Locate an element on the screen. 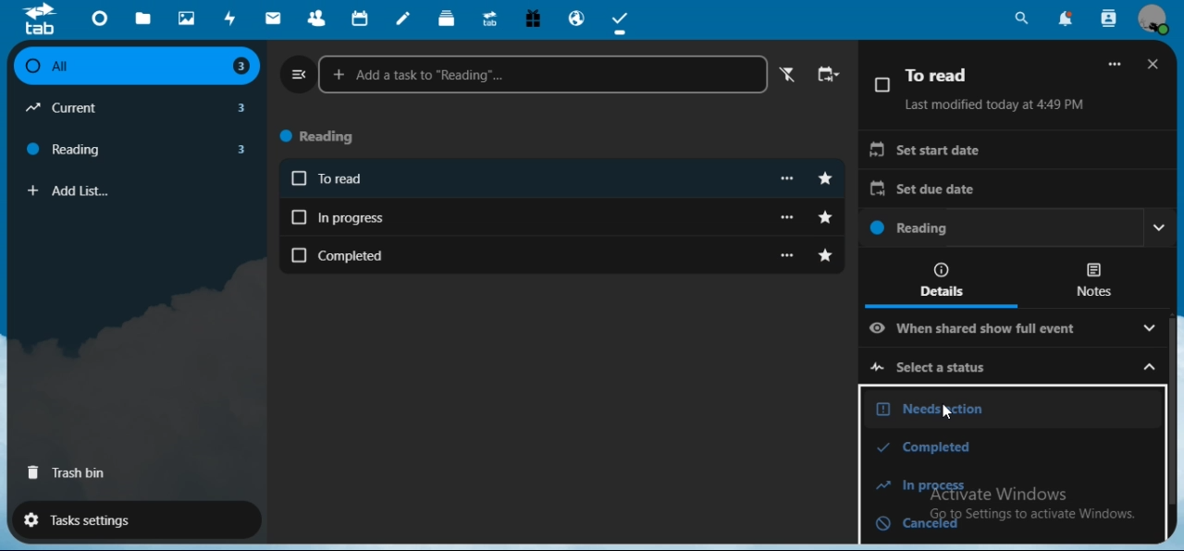 Image resolution: width=1184 pixels, height=551 pixels. add list is located at coordinates (142, 191).